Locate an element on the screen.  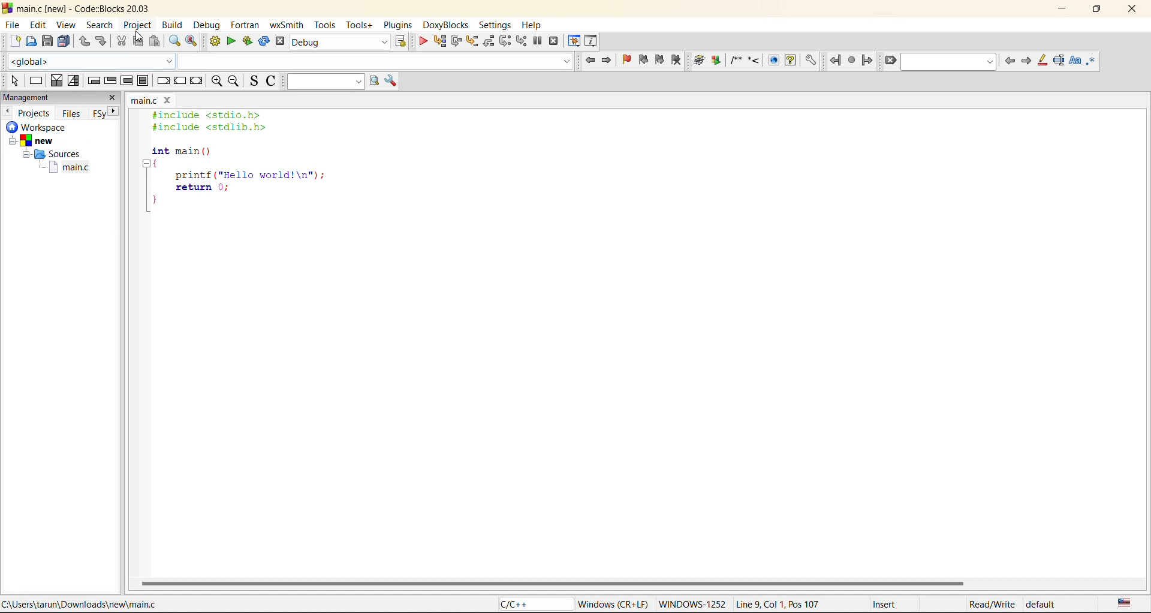
toggle bookmark is located at coordinates (628, 59).